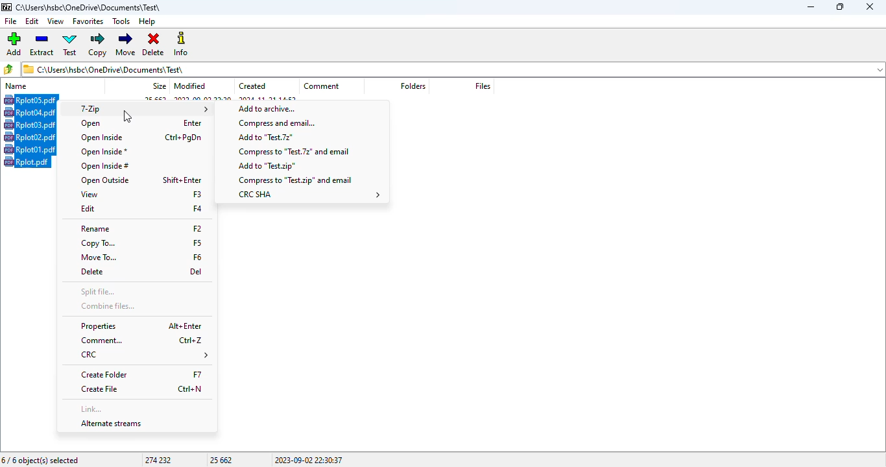  What do you see at coordinates (30, 149) in the screenshot?
I see `rplot01` at bounding box center [30, 149].